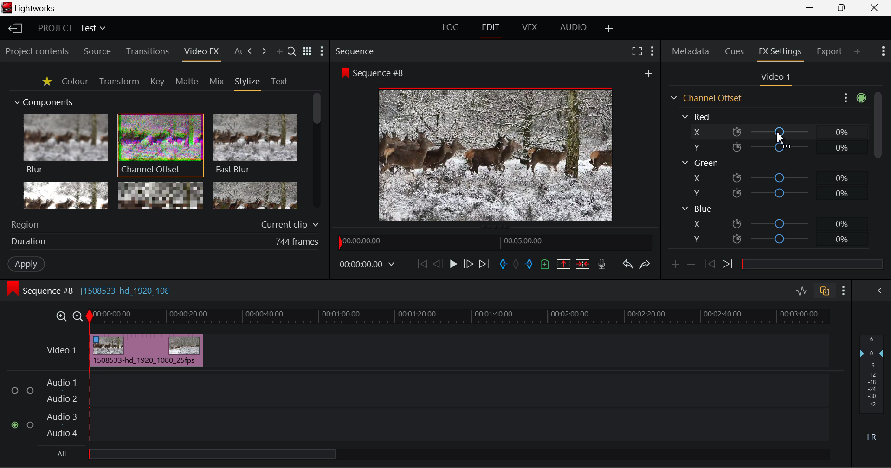  I want to click on Minimize, so click(843, 8).